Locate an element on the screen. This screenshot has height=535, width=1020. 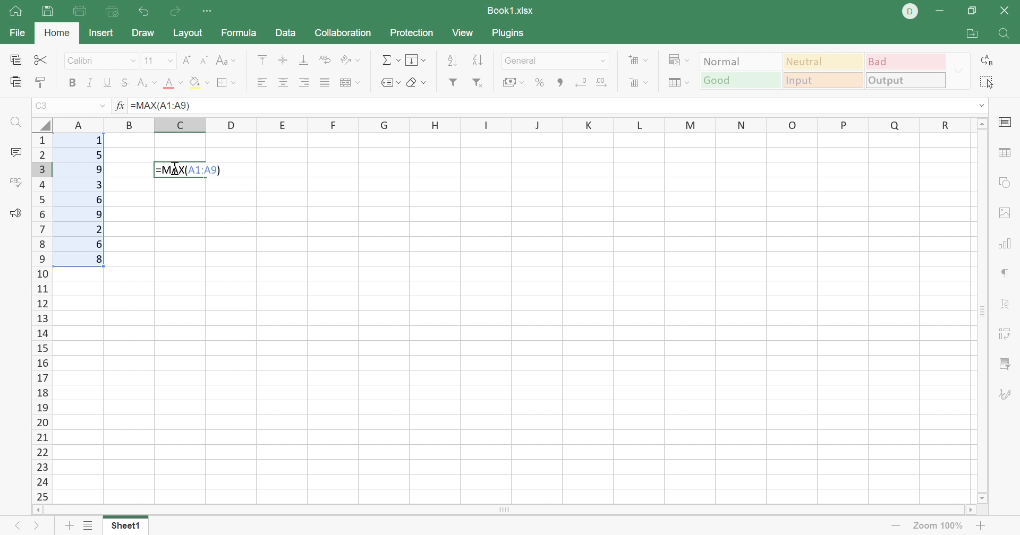
File is located at coordinates (15, 33).